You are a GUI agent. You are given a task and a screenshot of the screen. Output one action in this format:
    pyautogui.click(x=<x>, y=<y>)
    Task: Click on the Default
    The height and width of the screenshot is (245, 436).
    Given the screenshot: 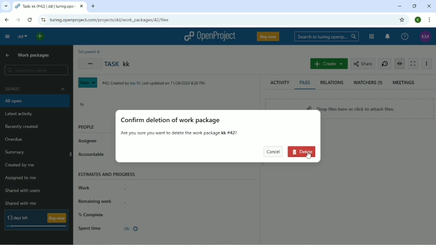 What is the action you would take?
    pyautogui.click(x=35, y=89)
    